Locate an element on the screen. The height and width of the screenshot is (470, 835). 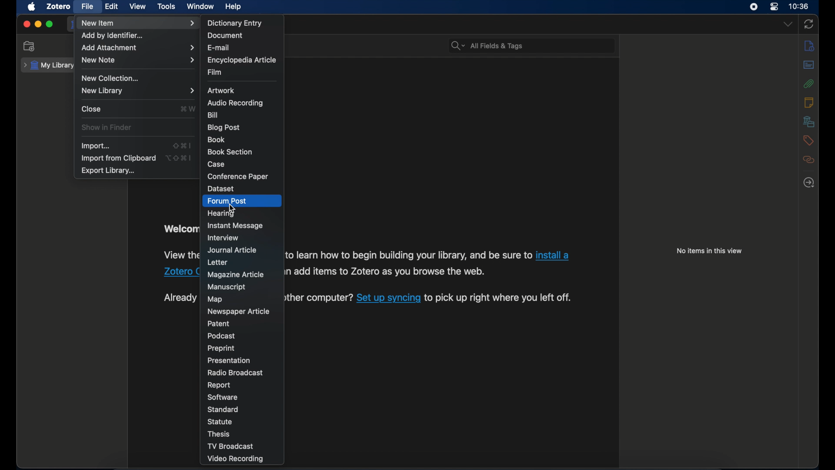
new collection is located at coordinates (29, 46).